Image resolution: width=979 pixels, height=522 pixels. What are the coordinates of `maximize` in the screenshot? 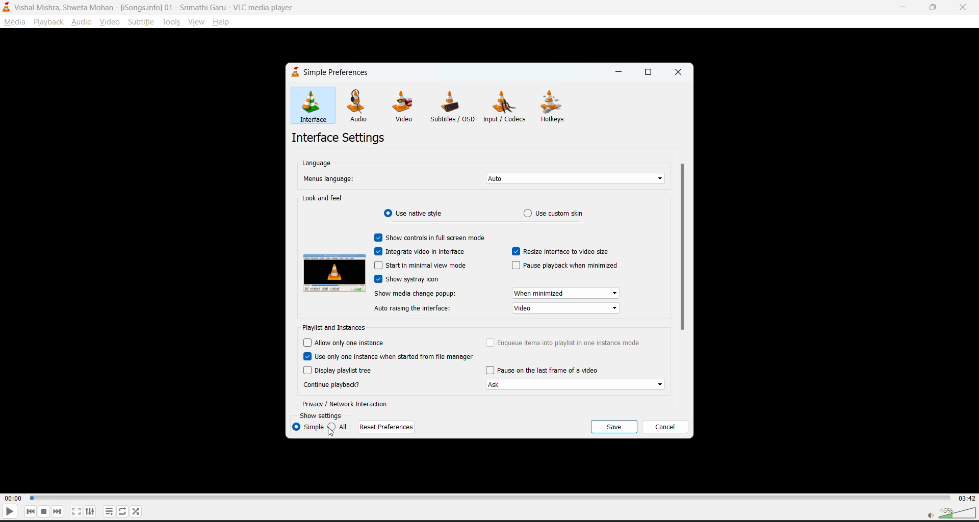 It's located at (647, 72).